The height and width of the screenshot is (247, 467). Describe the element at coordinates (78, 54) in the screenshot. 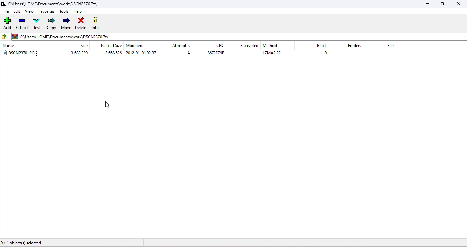

I see `size of the document` at that location.